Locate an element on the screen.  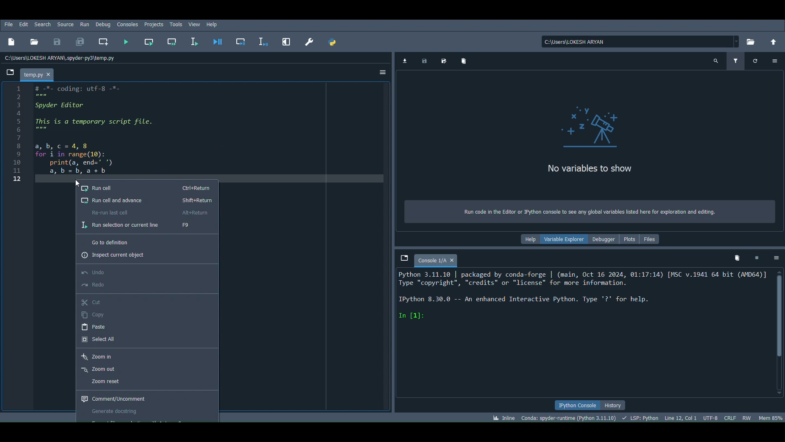
Cut is located at coordinates (144, 300).